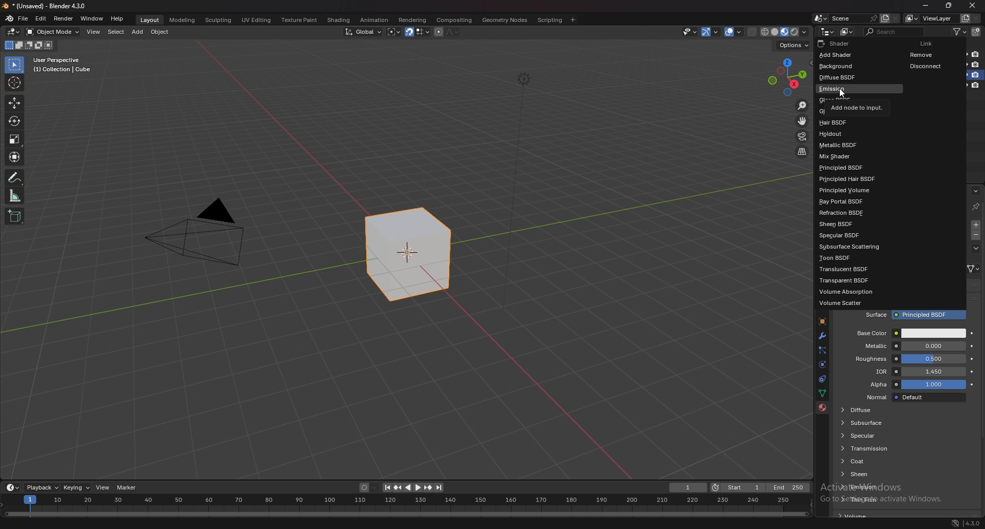  Describe the element at coordinates (802, 152) in the screenshot. I see `perspective/orthographic mode` at that location.